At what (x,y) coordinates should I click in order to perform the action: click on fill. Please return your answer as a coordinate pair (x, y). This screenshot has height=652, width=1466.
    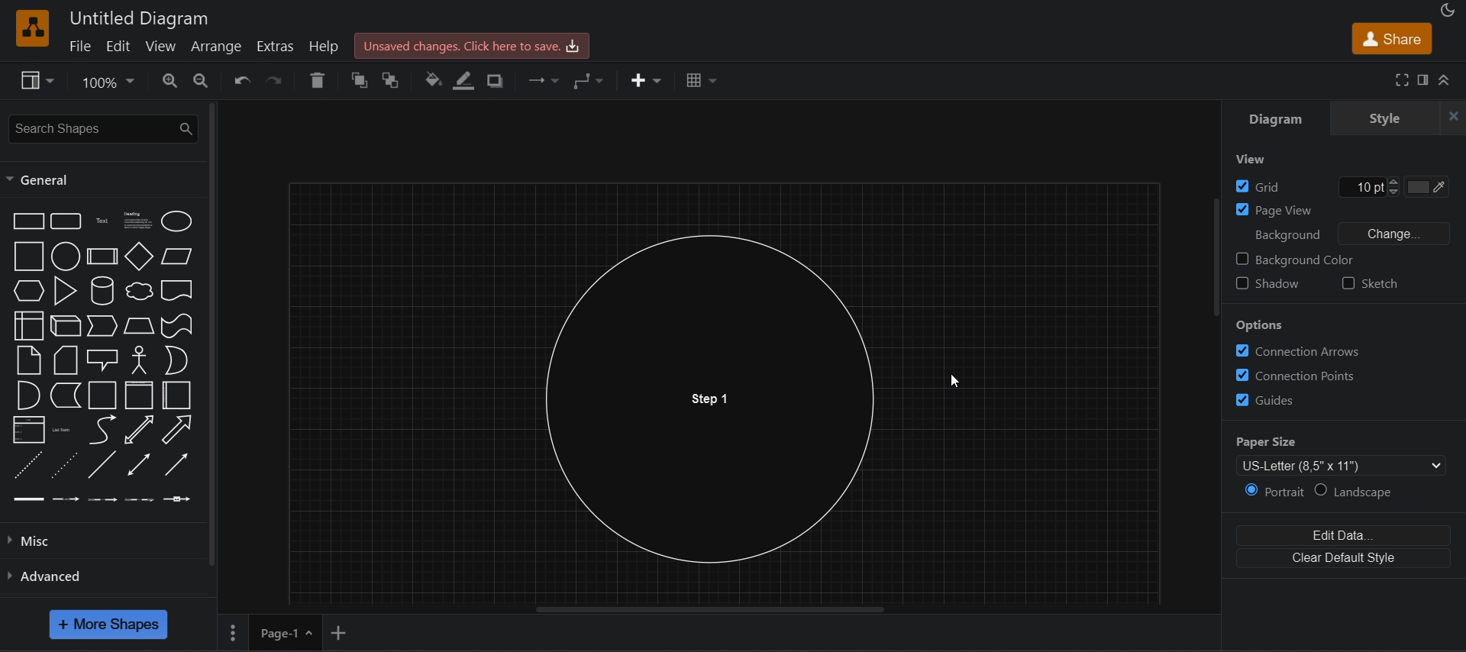
    Looking at the image, I should click on (422, 80).